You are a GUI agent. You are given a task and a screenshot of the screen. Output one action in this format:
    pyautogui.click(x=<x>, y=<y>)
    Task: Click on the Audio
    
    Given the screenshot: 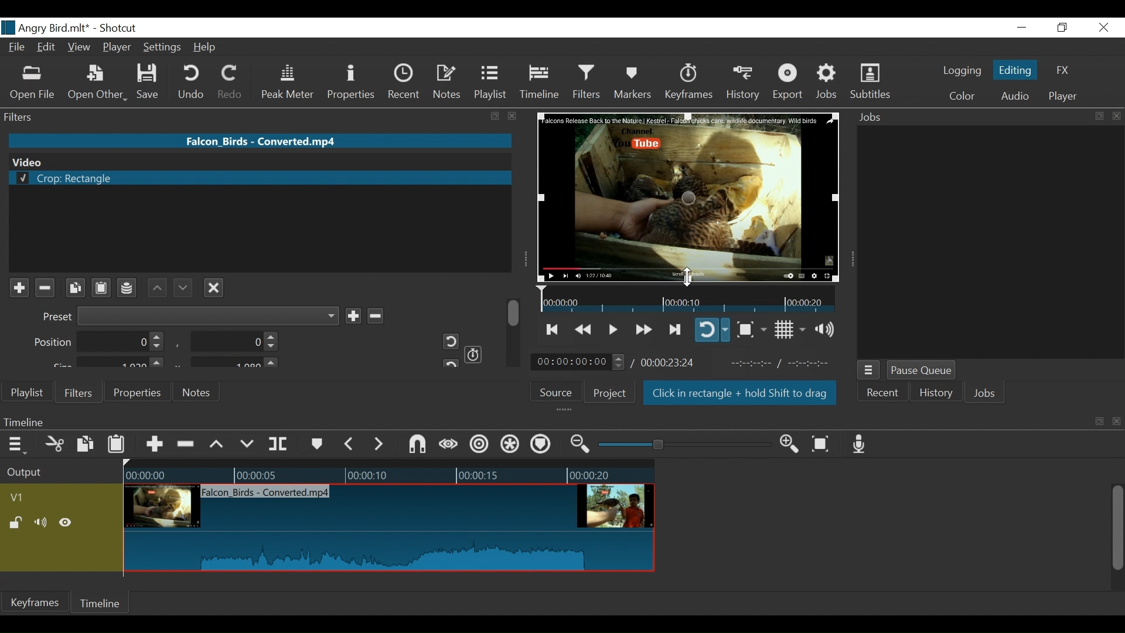 What is the action you would take?
    pyautogui.click(x=1014, y=97)
    